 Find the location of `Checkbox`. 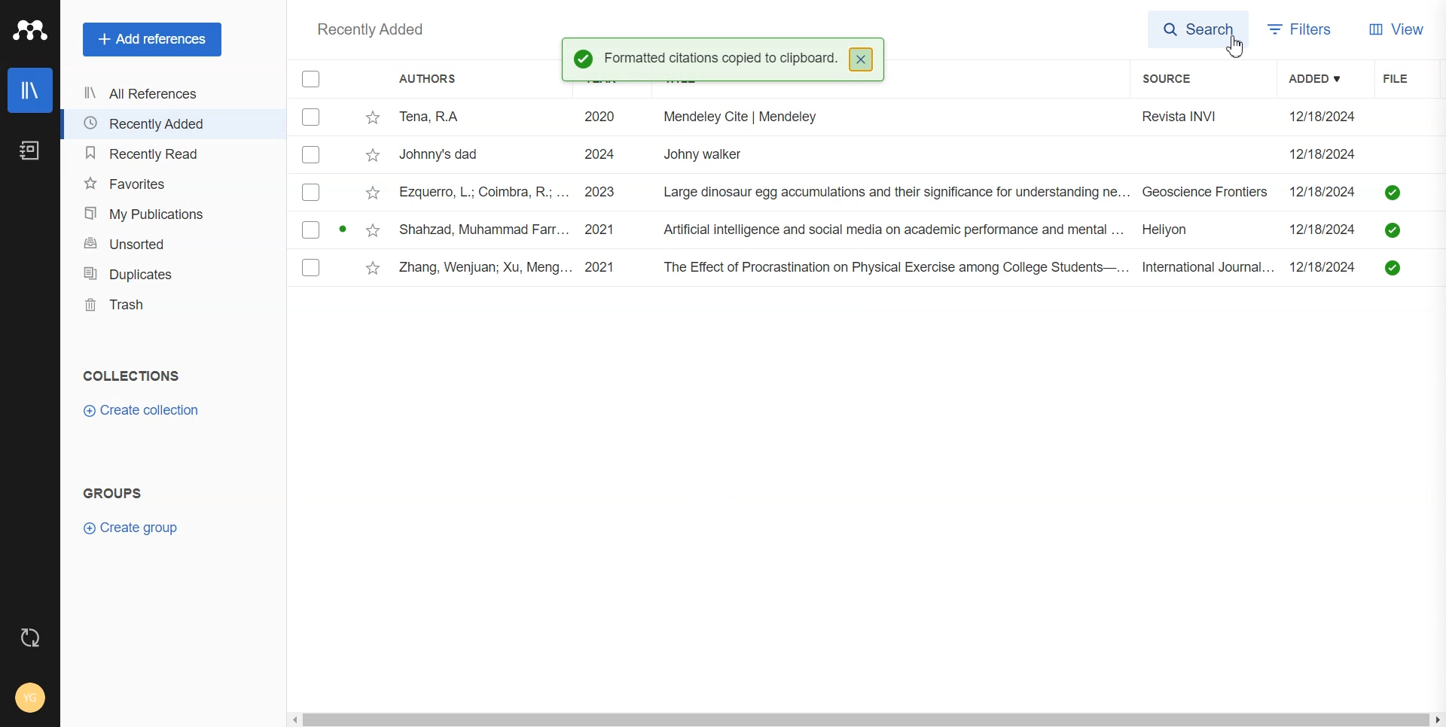

Checkbox is located at coordinates (313, 154).